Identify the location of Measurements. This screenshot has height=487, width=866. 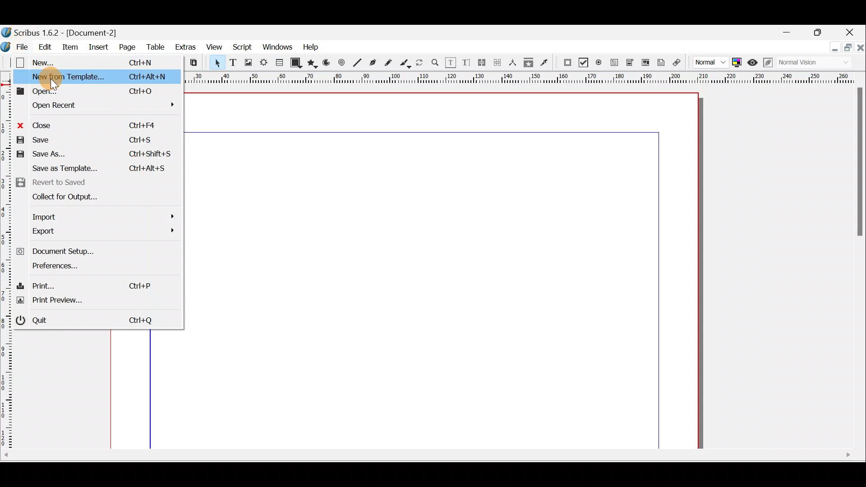
(513, 63).